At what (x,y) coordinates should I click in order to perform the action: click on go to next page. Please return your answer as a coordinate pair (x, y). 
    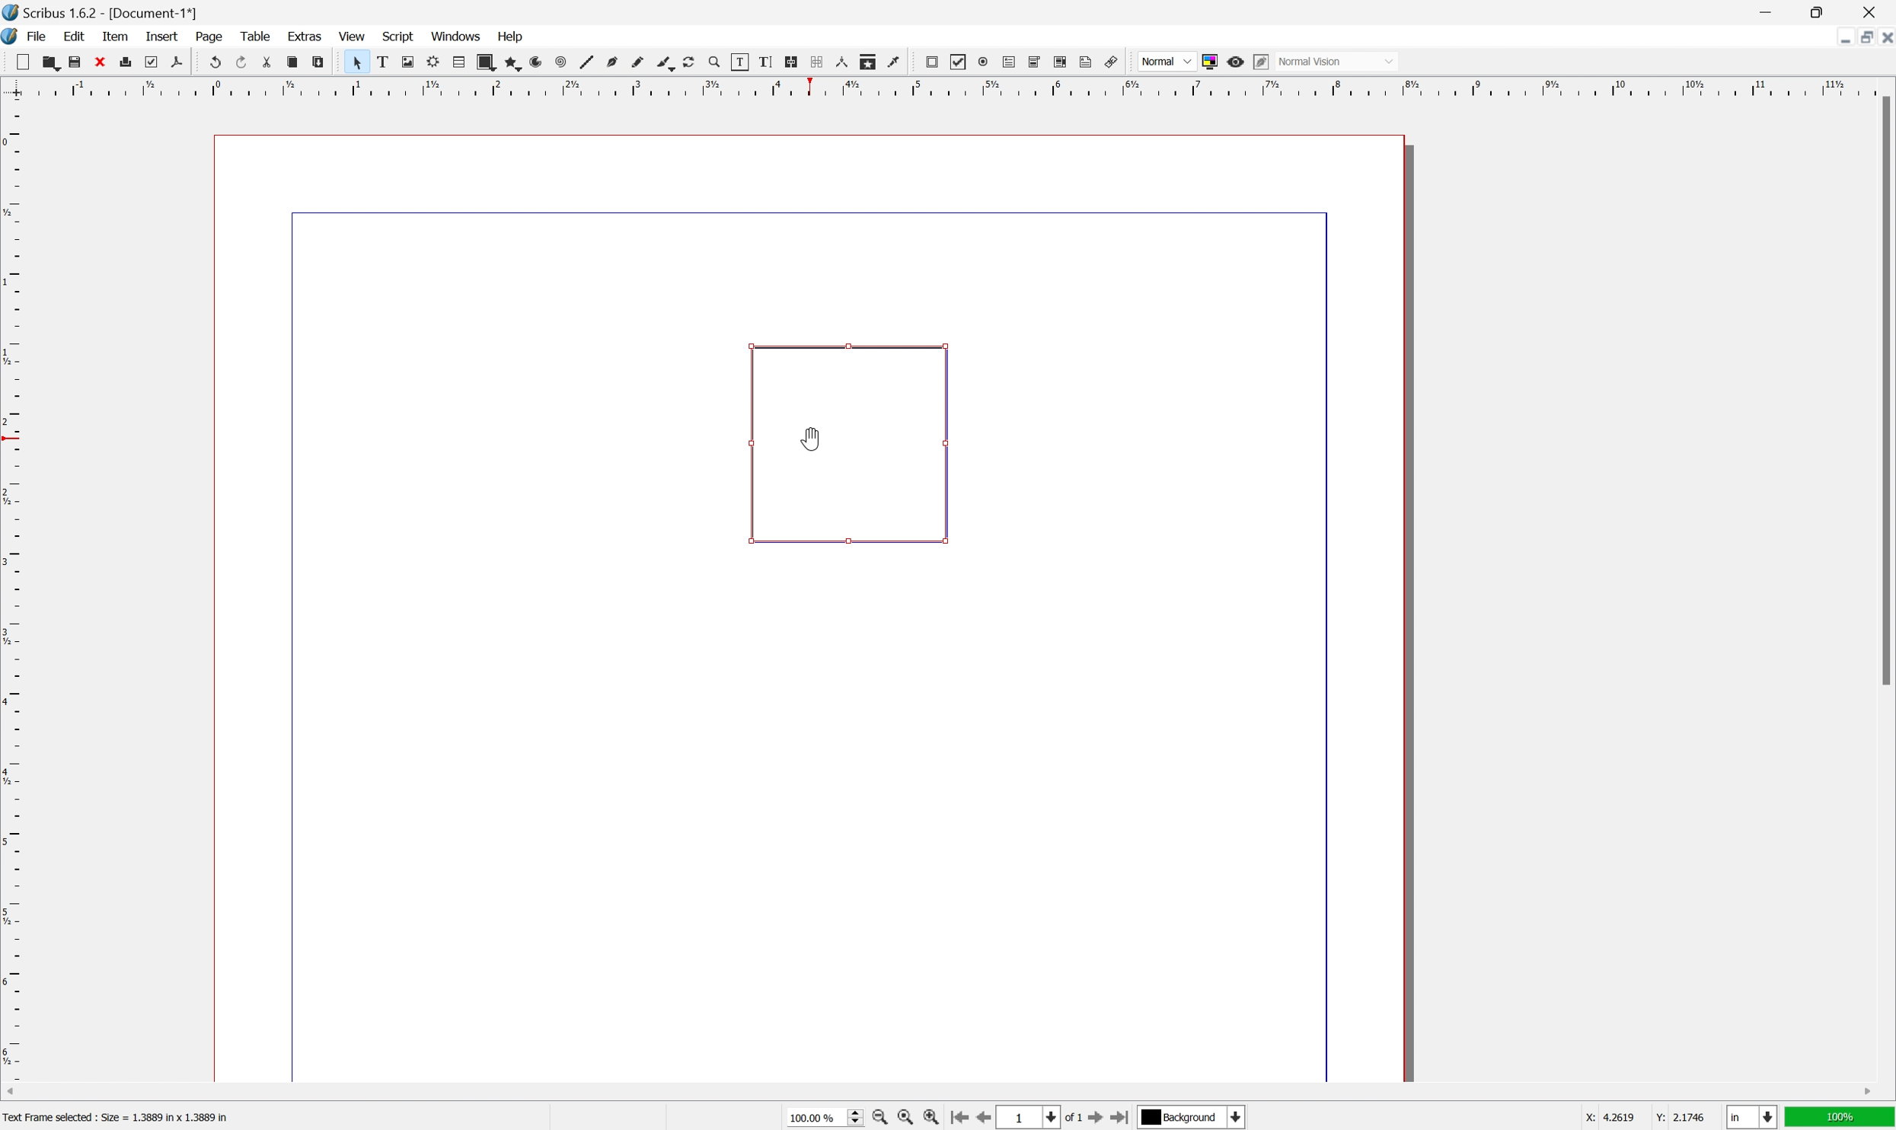
    Looking at the image, I should click on (1099, 1119).